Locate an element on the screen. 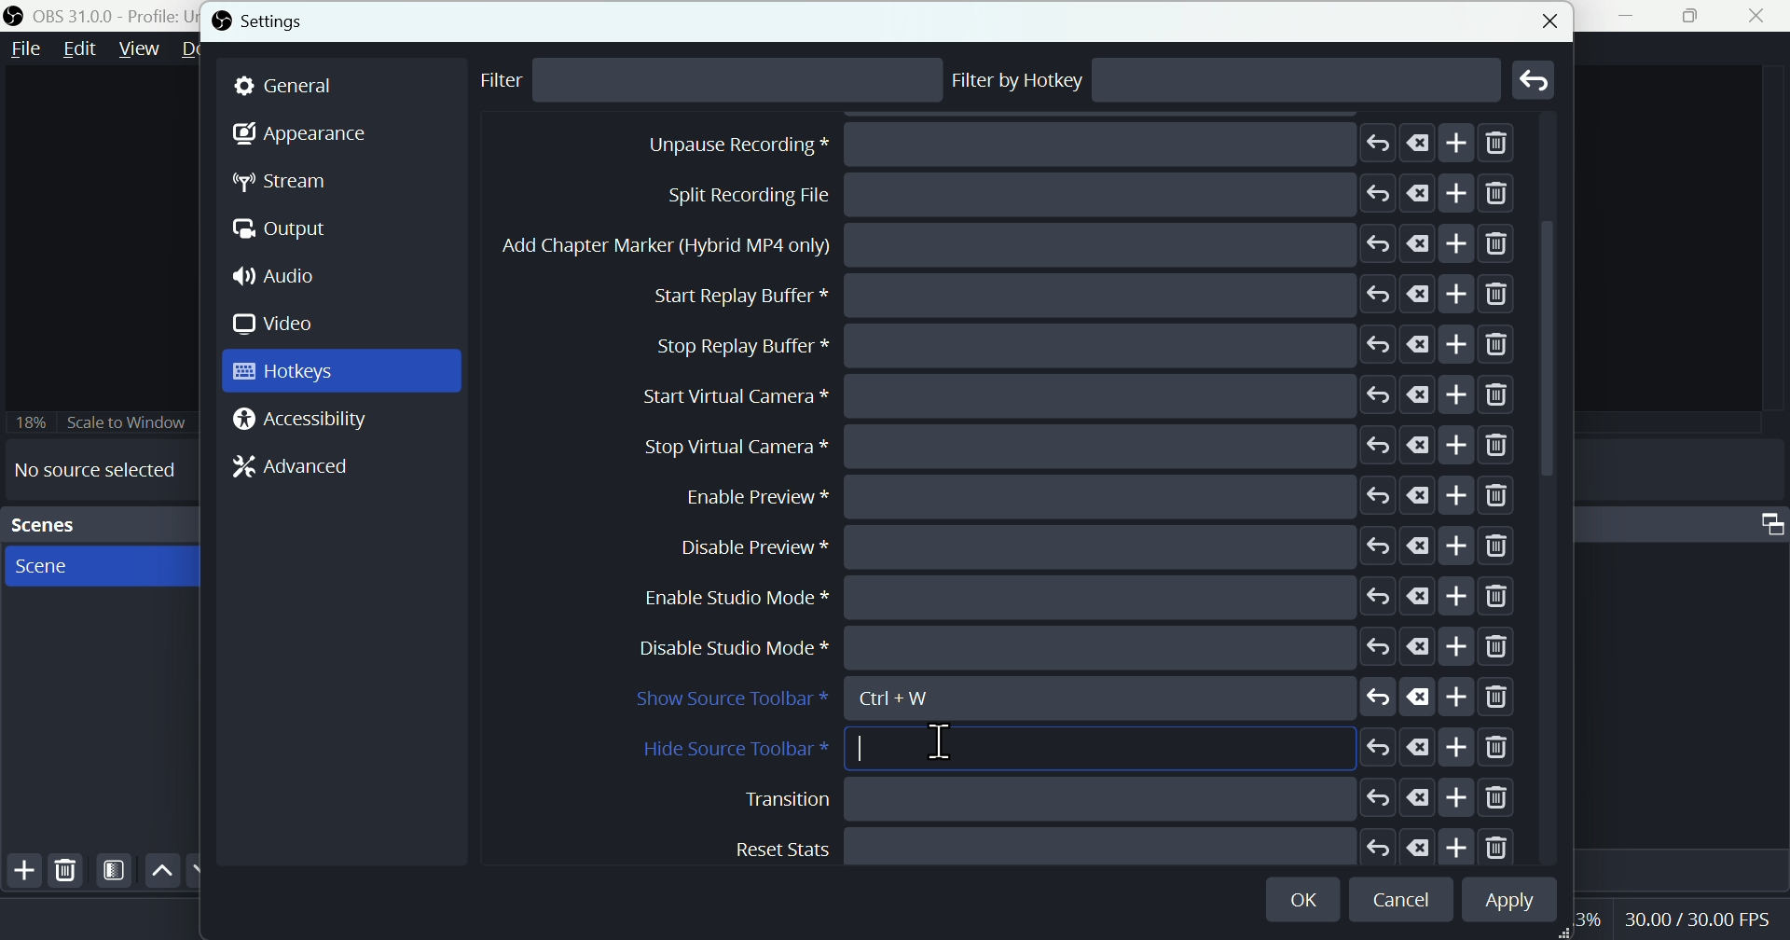 This screenshot has width=1790, height=940. general is located at coordinates (342, 86).